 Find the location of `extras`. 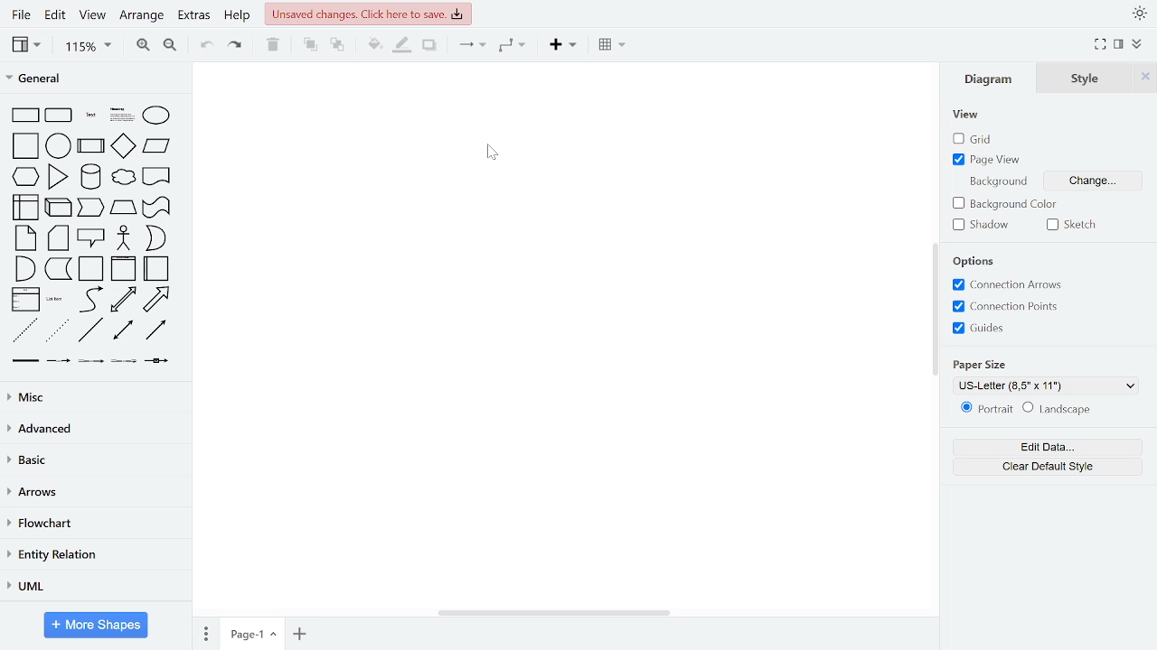

extras is located at coordinates (196, 15).